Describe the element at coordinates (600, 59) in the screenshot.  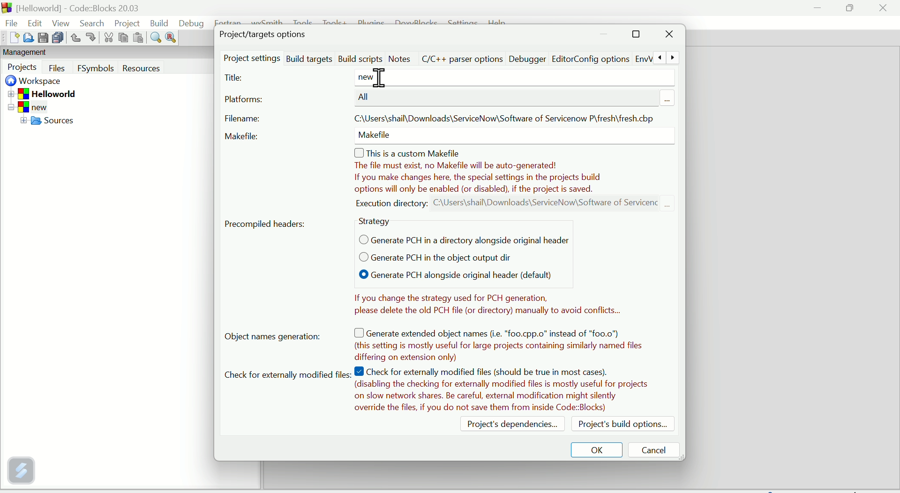
I see `Editor Config options` at that location.